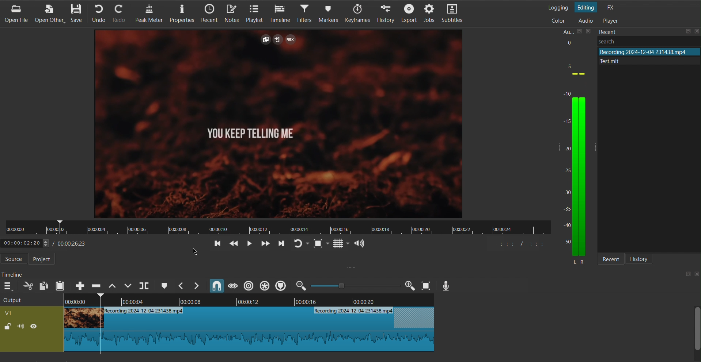 This screenshot has height=362, width=701. What do you see at coordinates (101, 13) in the screenshot?
I see `Undo` at bounding box center [101, 13].